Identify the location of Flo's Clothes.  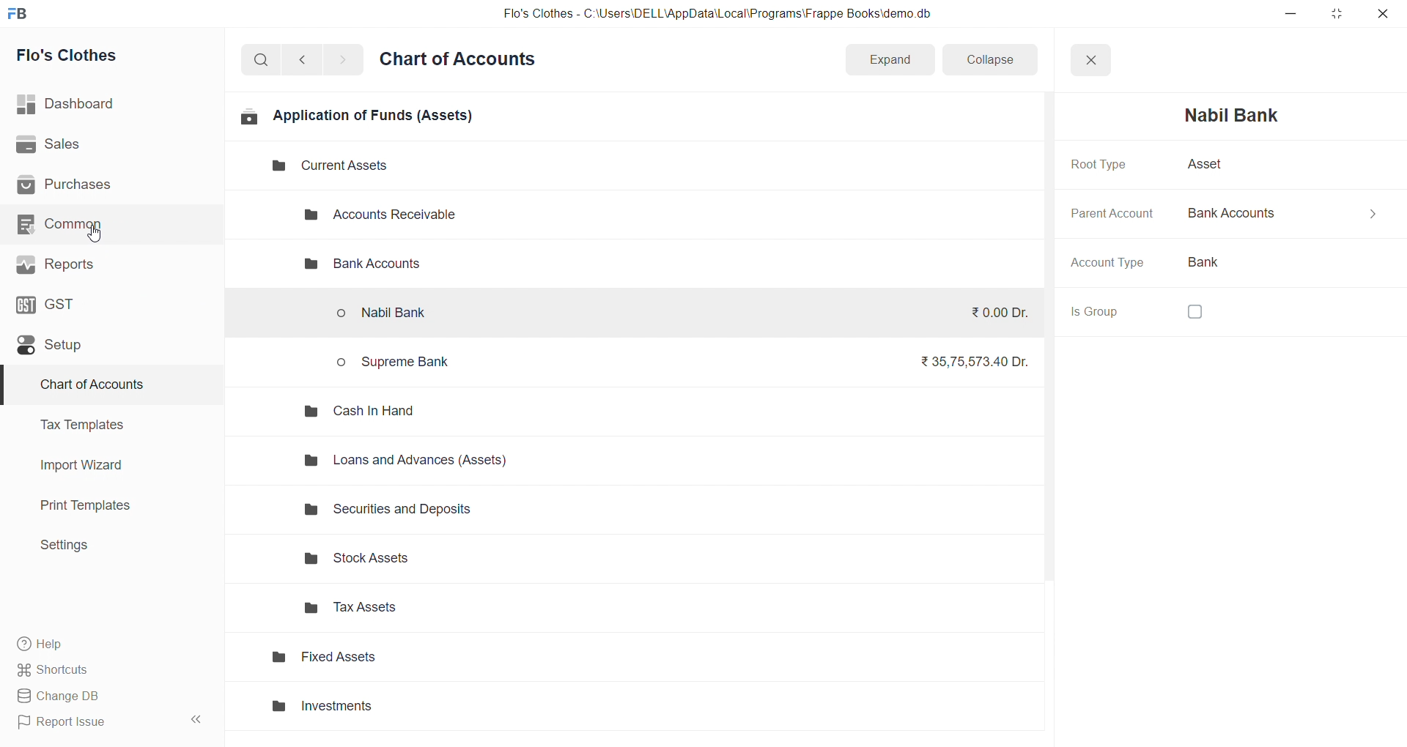
(105, 56).